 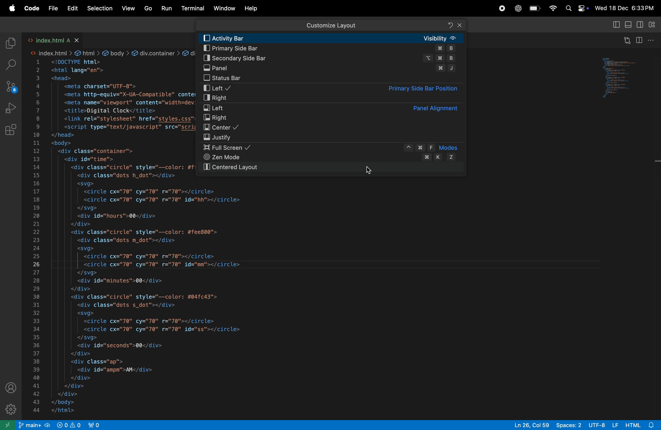 What do you see at coordinates (334, 108) in the screenshot?
I see `left` at bounding box center [334, 108].